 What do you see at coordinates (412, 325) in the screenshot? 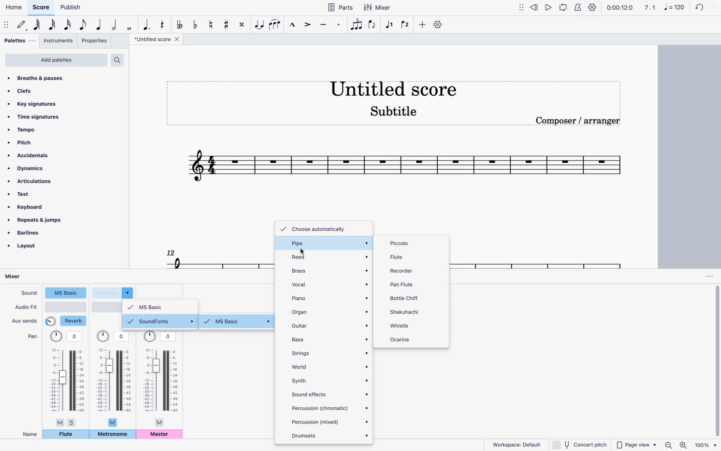
I see `whistle` at bounding box center [412, 325].